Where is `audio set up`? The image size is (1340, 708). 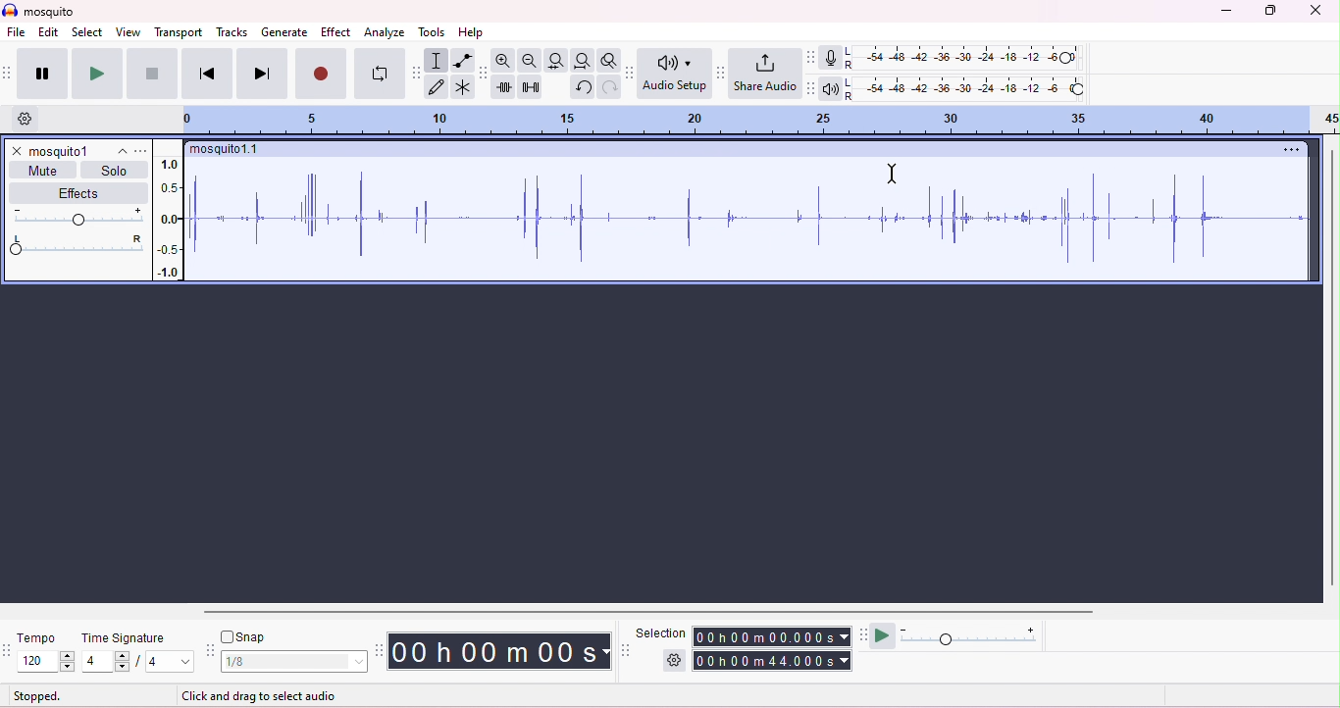 audio set up is located at coordinates (675, 74).